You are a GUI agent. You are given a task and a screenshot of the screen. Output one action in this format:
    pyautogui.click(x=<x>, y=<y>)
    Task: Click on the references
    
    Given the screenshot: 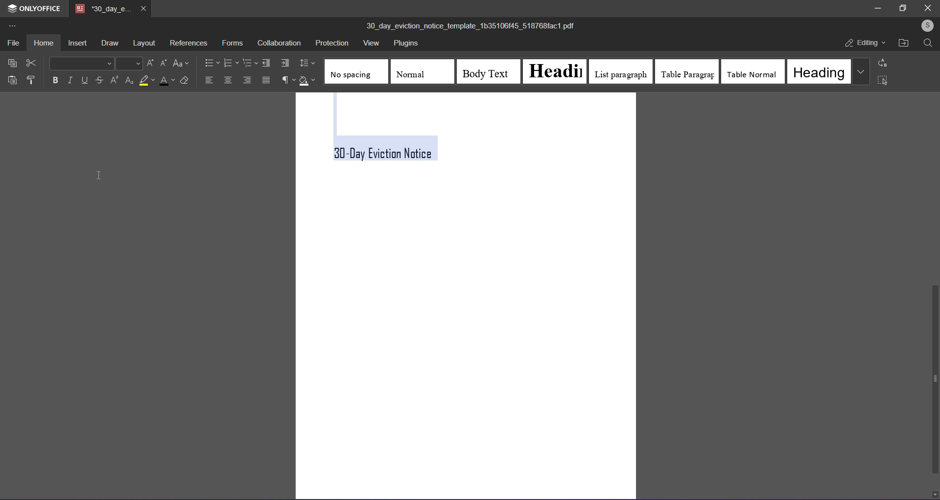 What is the action you would take?
    pyautogui.click(x=188, y=44)
    